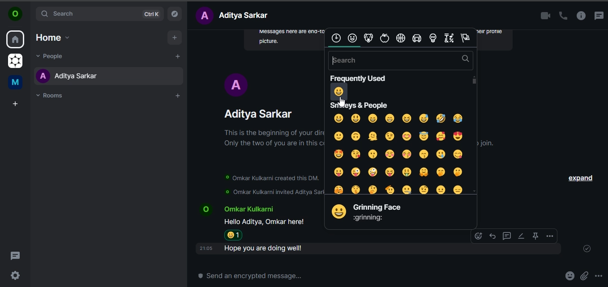 Image resolution: width=608 pixels, height=287 pixels. I want to click on salutingface, so click(391, 189).